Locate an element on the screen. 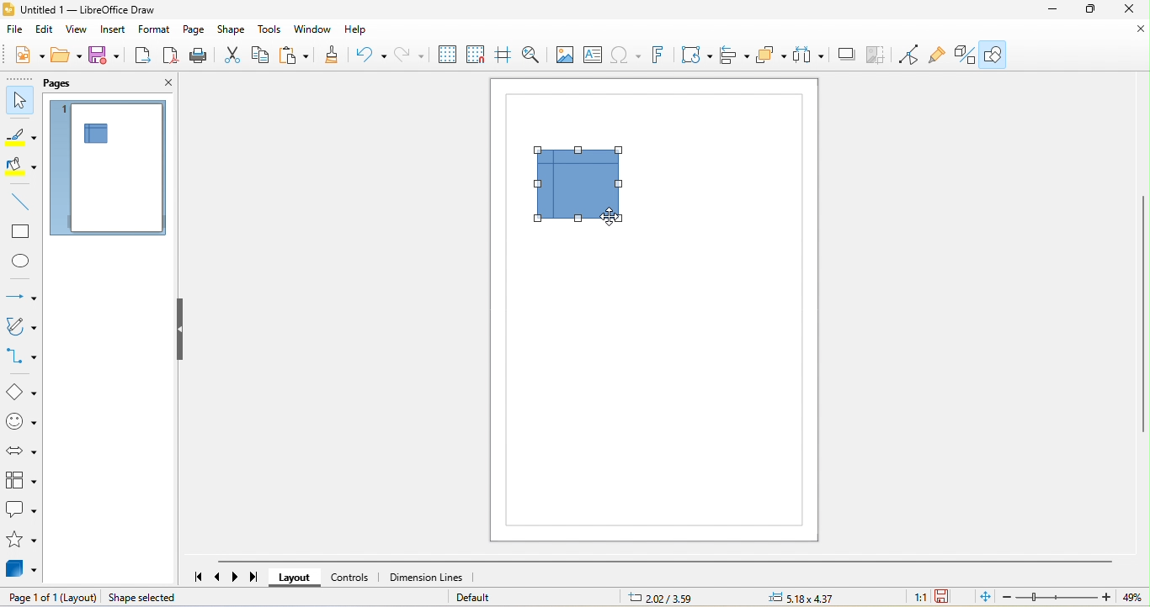 The height and width of the screenshot is (607, 1150). copy is located at coordinates (261, 57).